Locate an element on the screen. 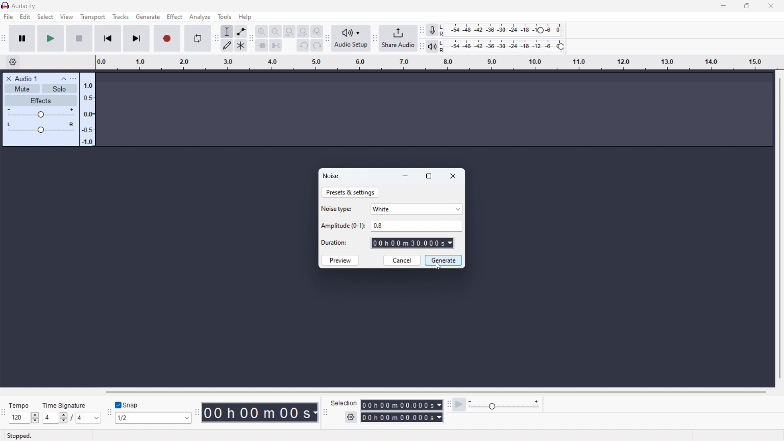  playback meter is located at coordinates (432, 46).